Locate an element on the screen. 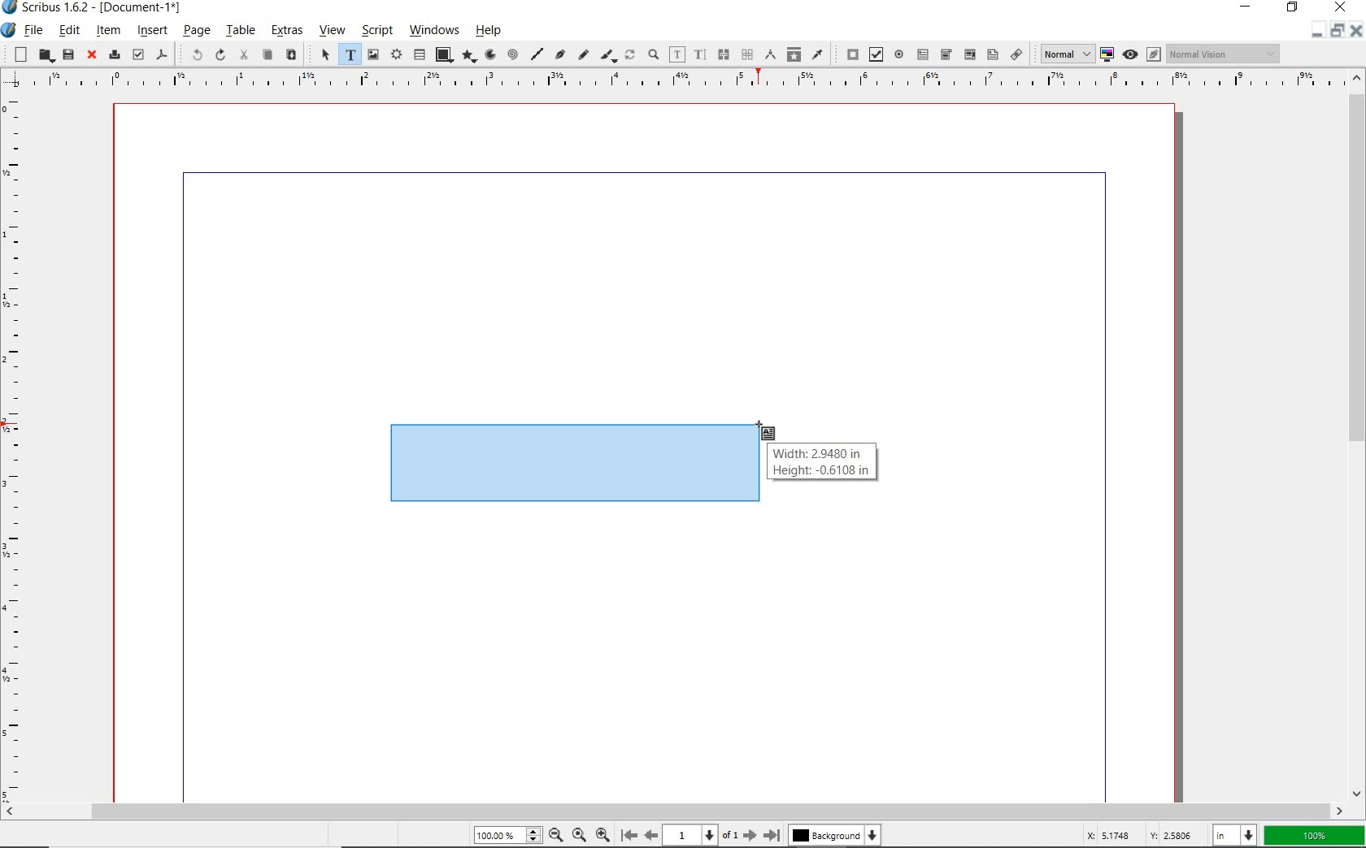  freehand line is located at coordinates (581, 55).